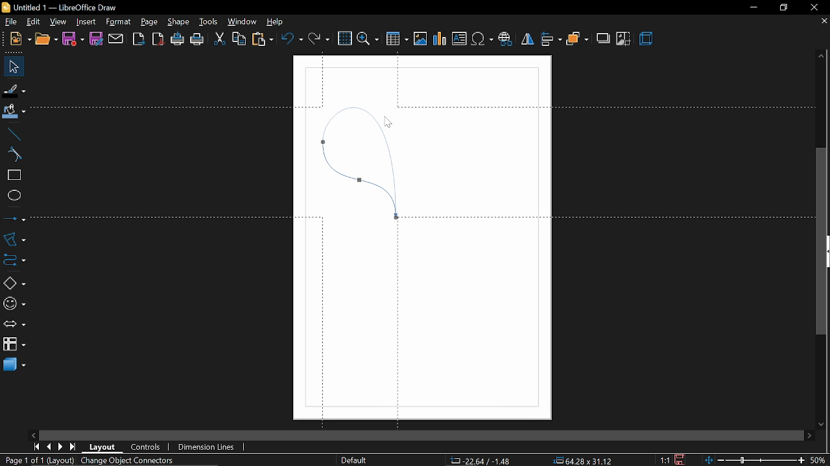  I want to click on save as, so click(95, 39).